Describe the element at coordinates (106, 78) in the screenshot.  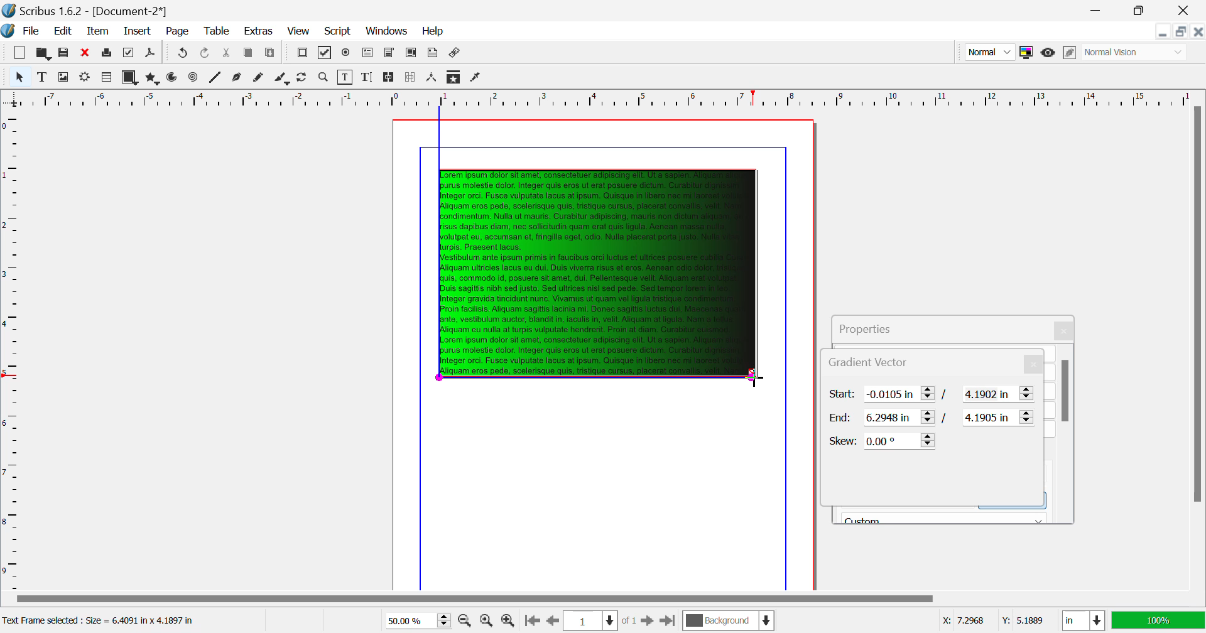
I see `Render Frame` at that location.